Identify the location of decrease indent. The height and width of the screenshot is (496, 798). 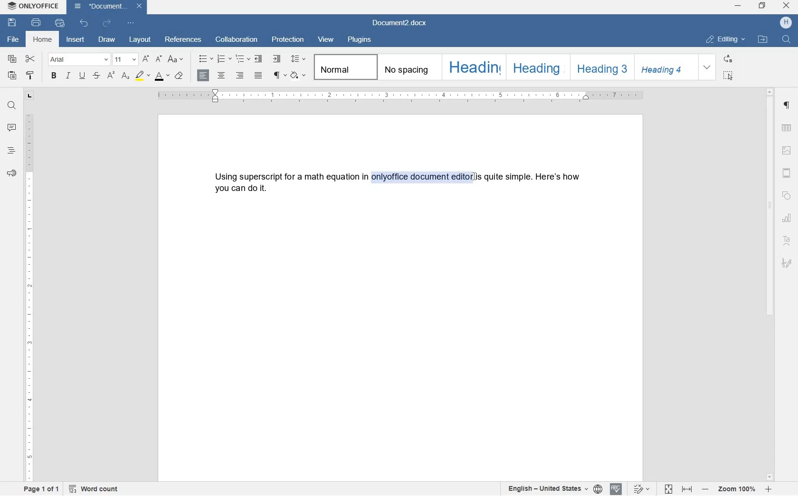
(259, 59).